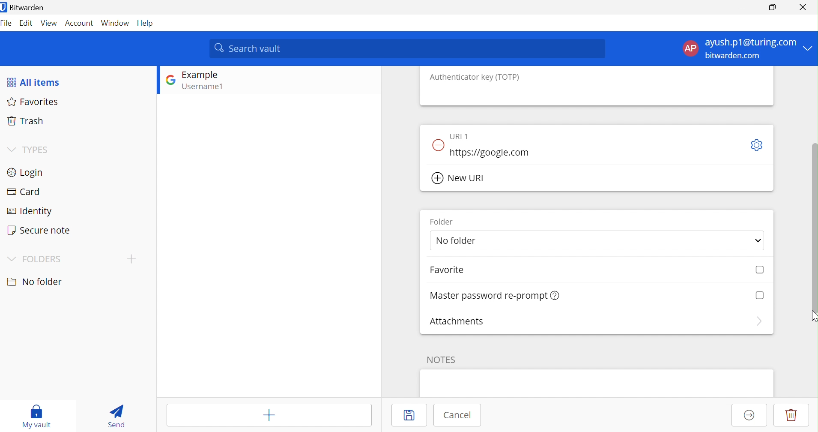 This screenshot has height=432, width=818. I want to click on Send, so click(114, 415).